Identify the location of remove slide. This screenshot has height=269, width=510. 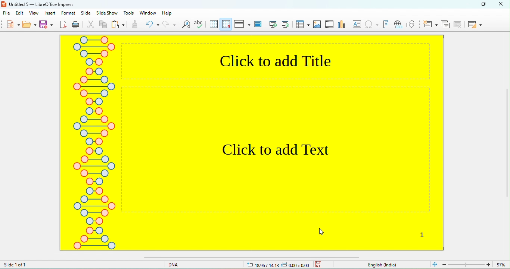
(459, 24).